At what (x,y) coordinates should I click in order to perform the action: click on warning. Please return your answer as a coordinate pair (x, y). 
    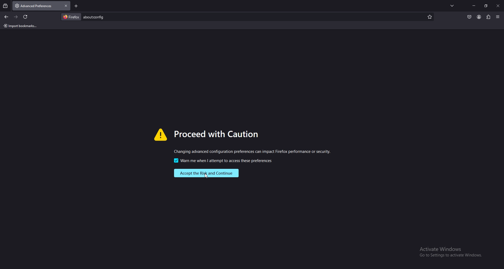
    Looking at the image, I should click on (223, 161).